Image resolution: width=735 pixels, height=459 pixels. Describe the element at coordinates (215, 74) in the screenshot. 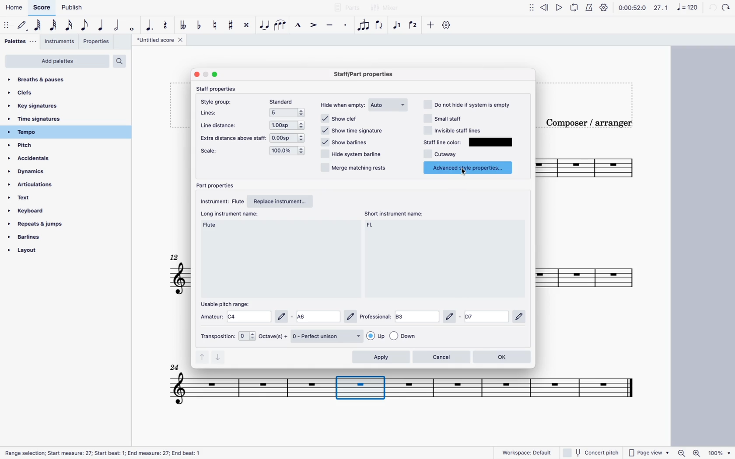

I see `maximize` at that location.